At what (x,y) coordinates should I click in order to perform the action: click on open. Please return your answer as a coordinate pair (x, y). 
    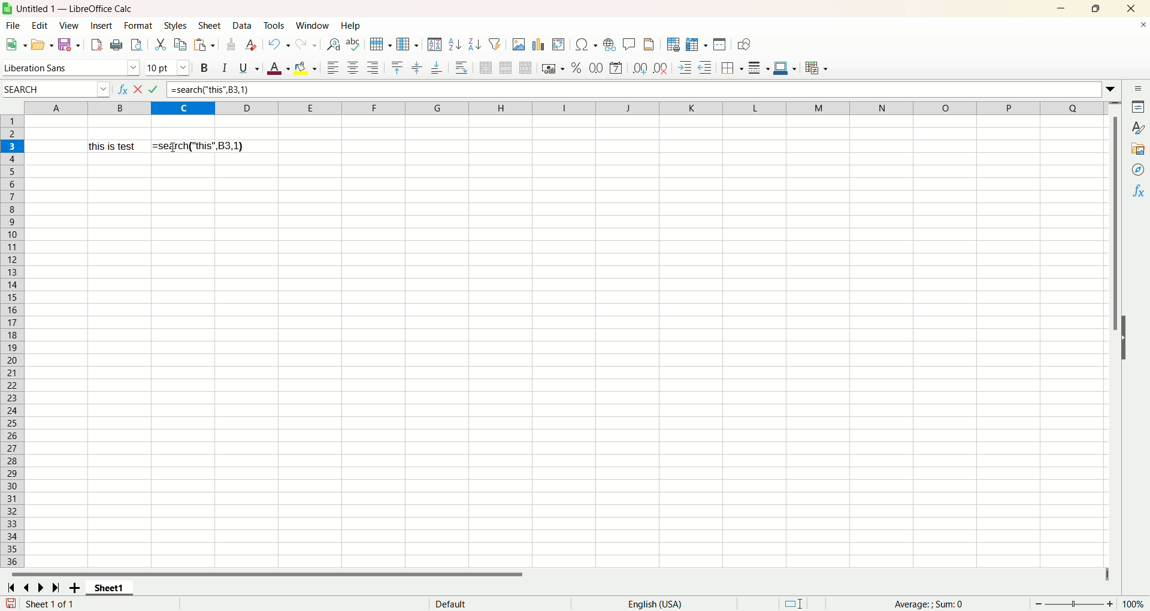
    Looking at the image, I should click on (42, 45).